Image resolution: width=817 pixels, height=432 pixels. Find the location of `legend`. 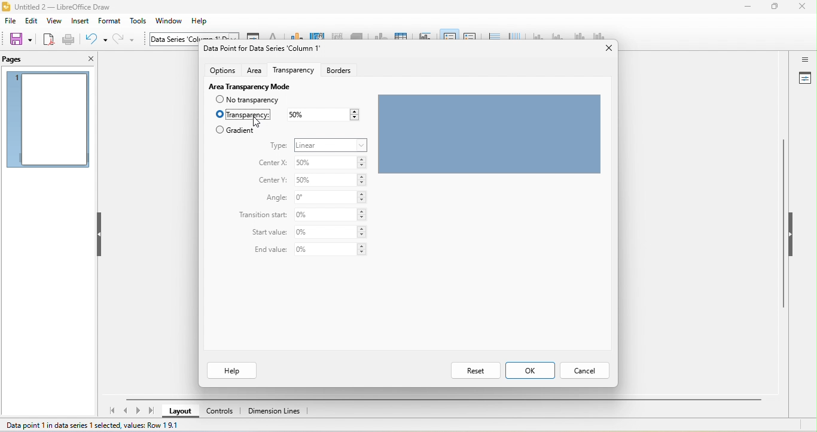

legend is located at coordinates (470, 34).